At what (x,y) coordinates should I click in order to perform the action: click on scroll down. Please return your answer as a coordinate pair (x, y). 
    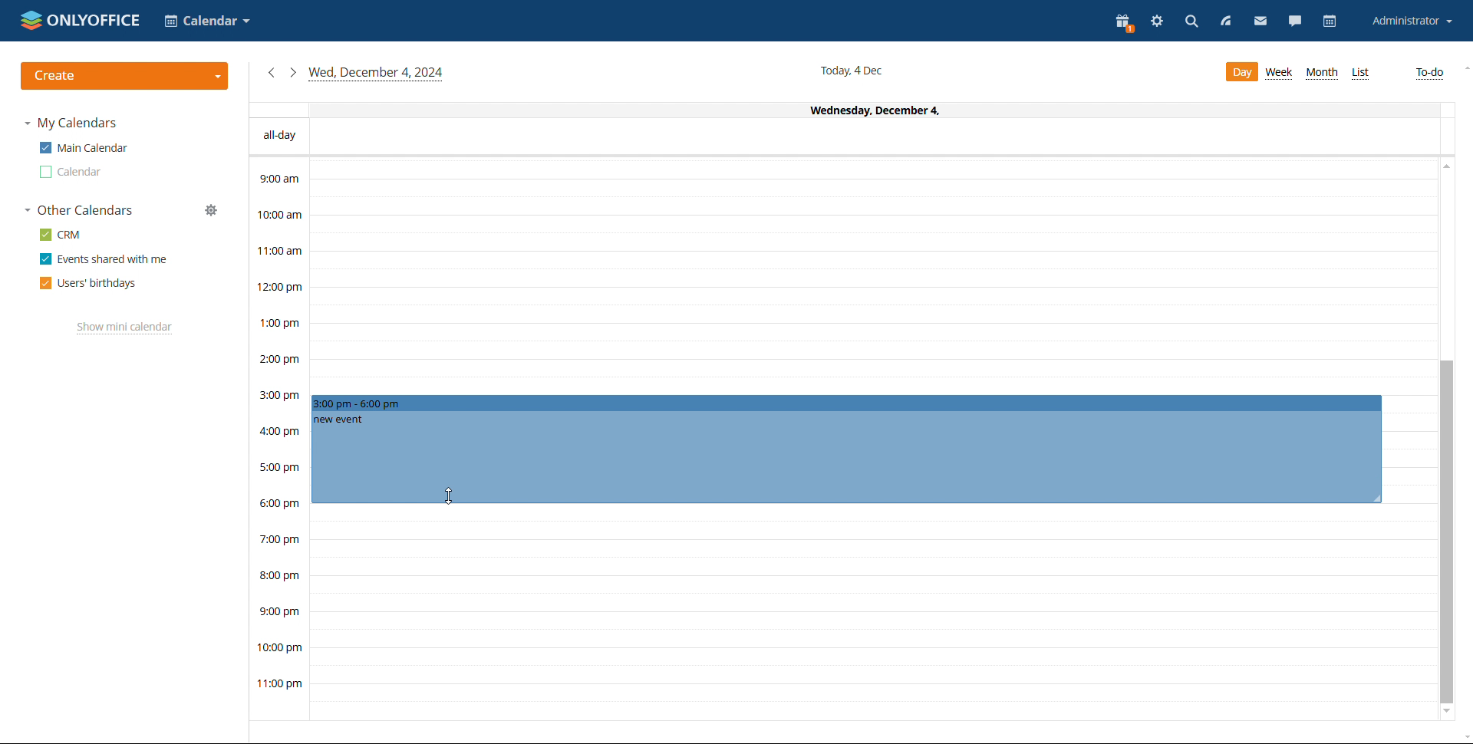
    Looking at the image, I should click on (1447, 714).